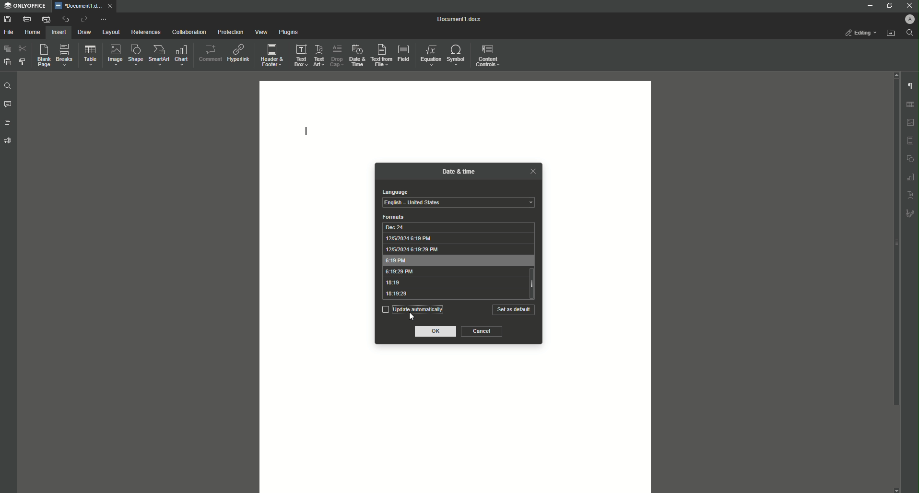 The width and height of the screenshot is (919, 493). Describe the element at coordinates (7, 19) in the screenshot. I see `Save` at that location.